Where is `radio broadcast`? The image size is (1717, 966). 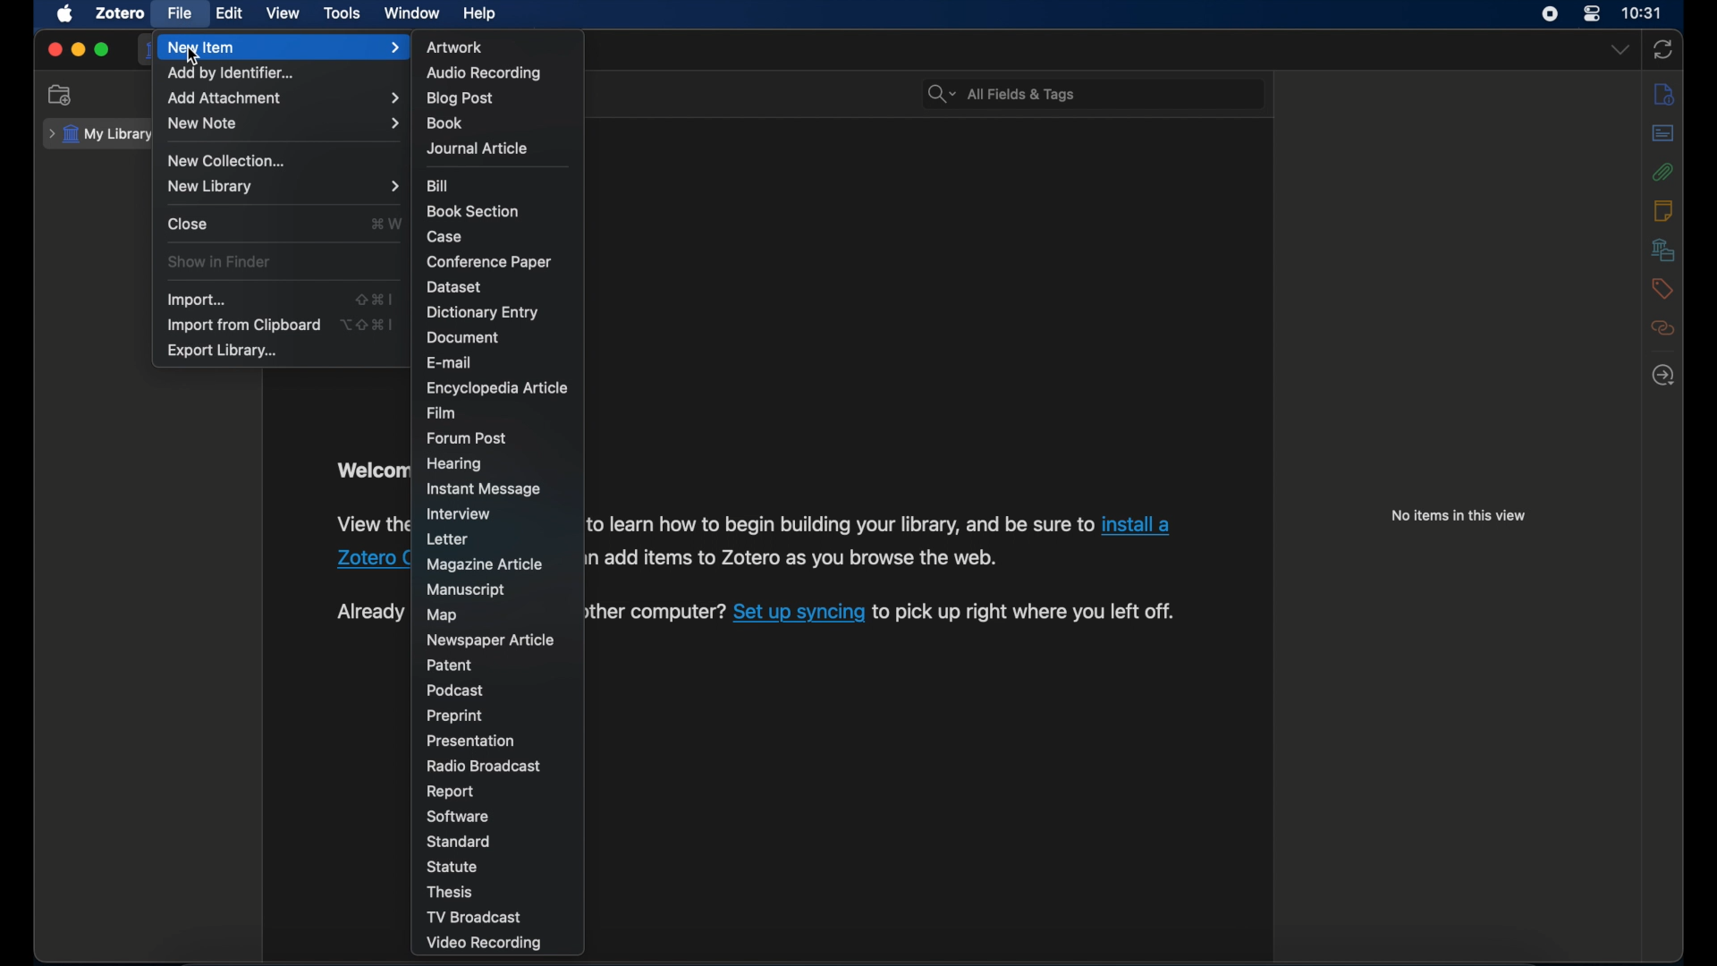
radio broadcast is located at coordinates (483, 766).